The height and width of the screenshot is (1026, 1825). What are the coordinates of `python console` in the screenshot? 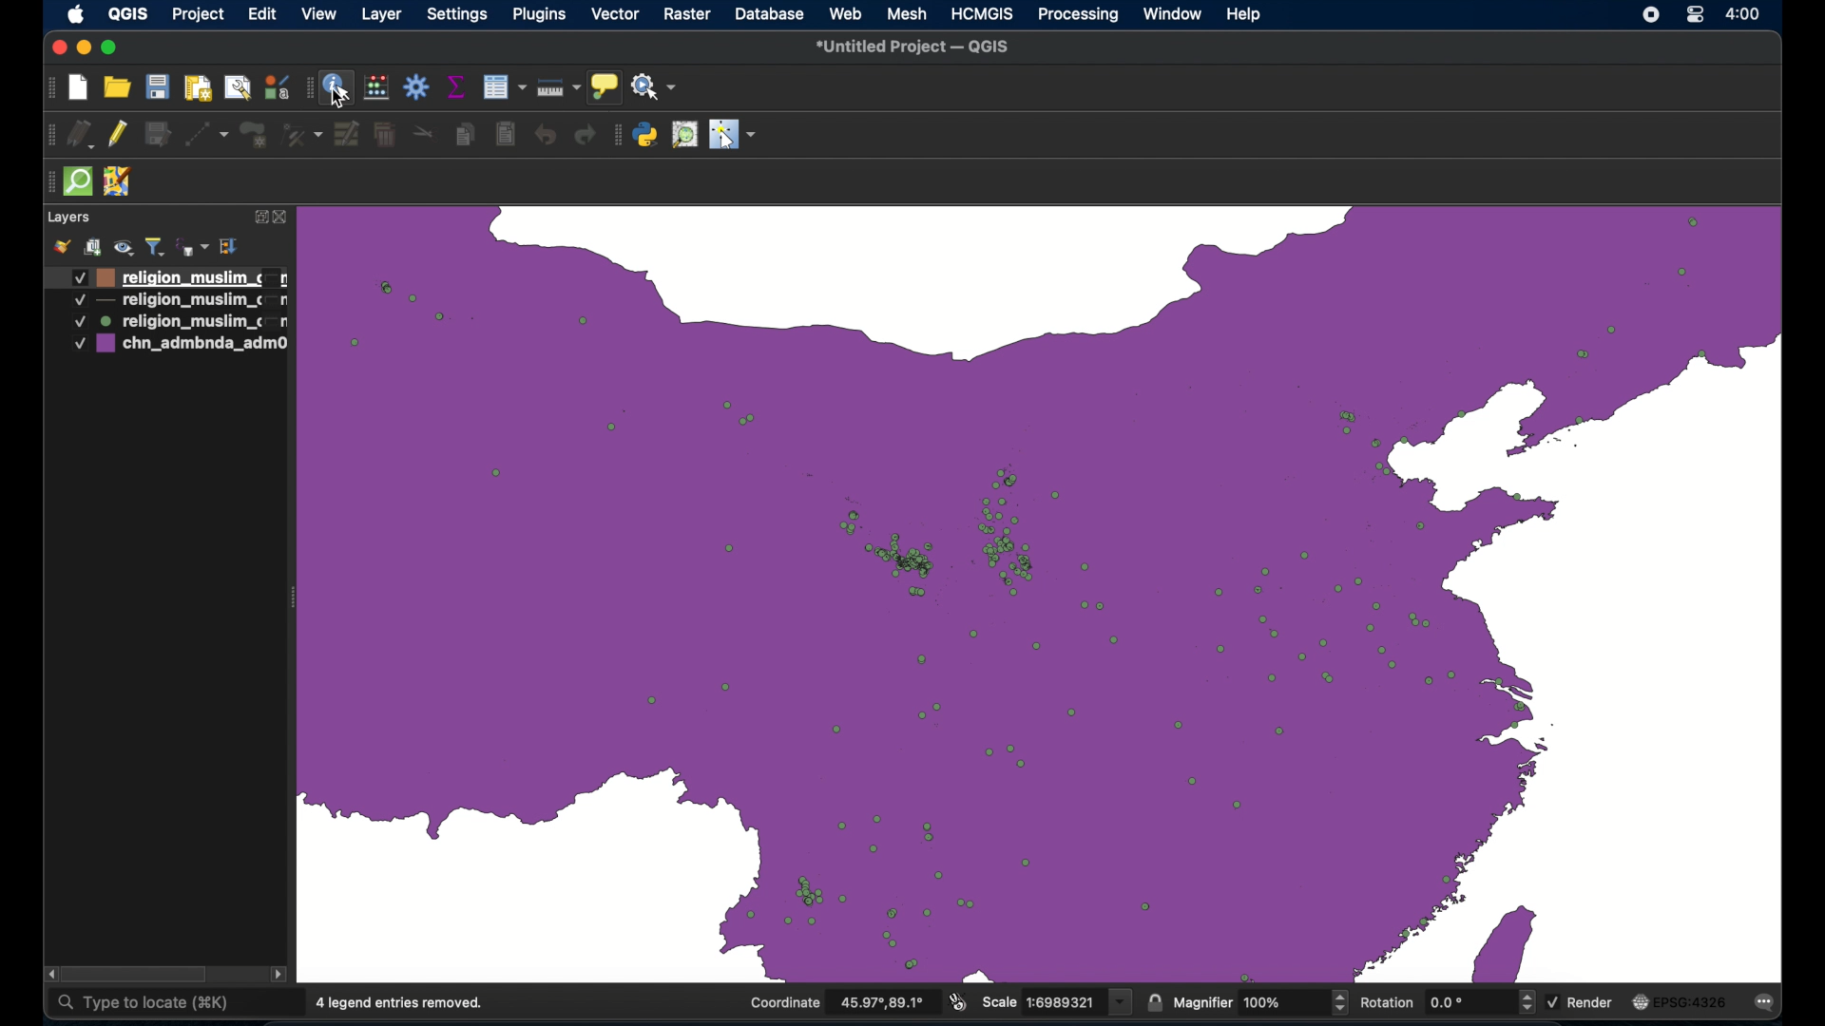 It's located at (646, 135).